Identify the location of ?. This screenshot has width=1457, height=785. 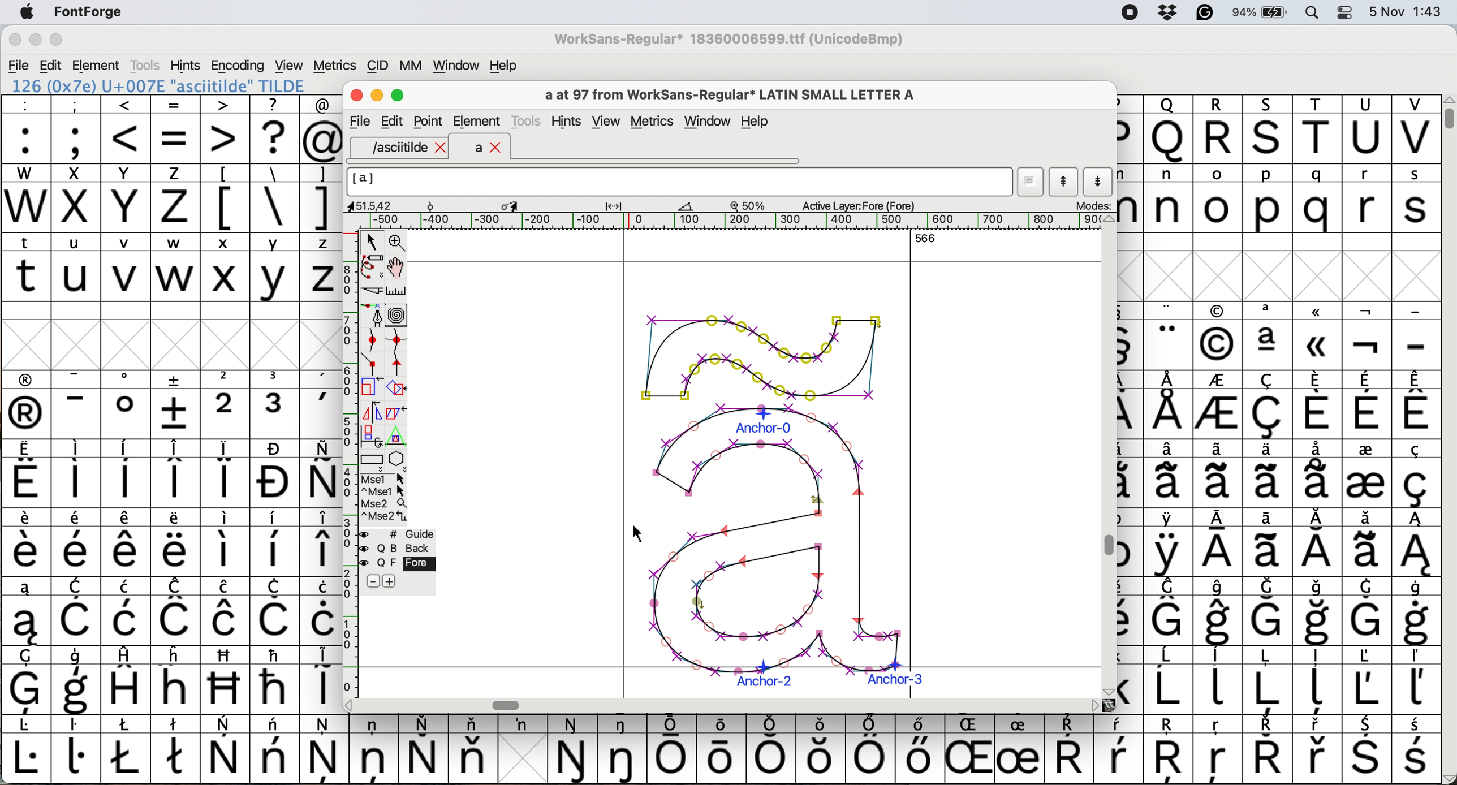
(274, 128).